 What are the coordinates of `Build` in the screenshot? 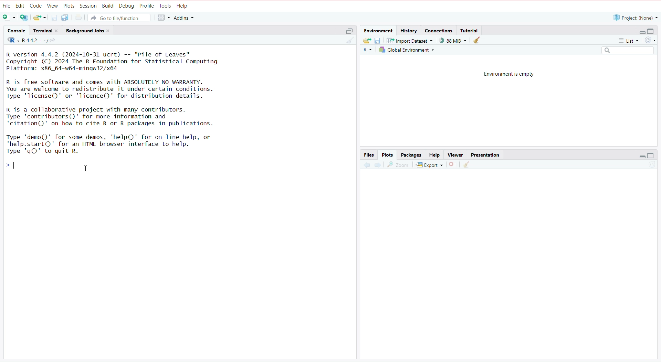 It's located at (108, 6).